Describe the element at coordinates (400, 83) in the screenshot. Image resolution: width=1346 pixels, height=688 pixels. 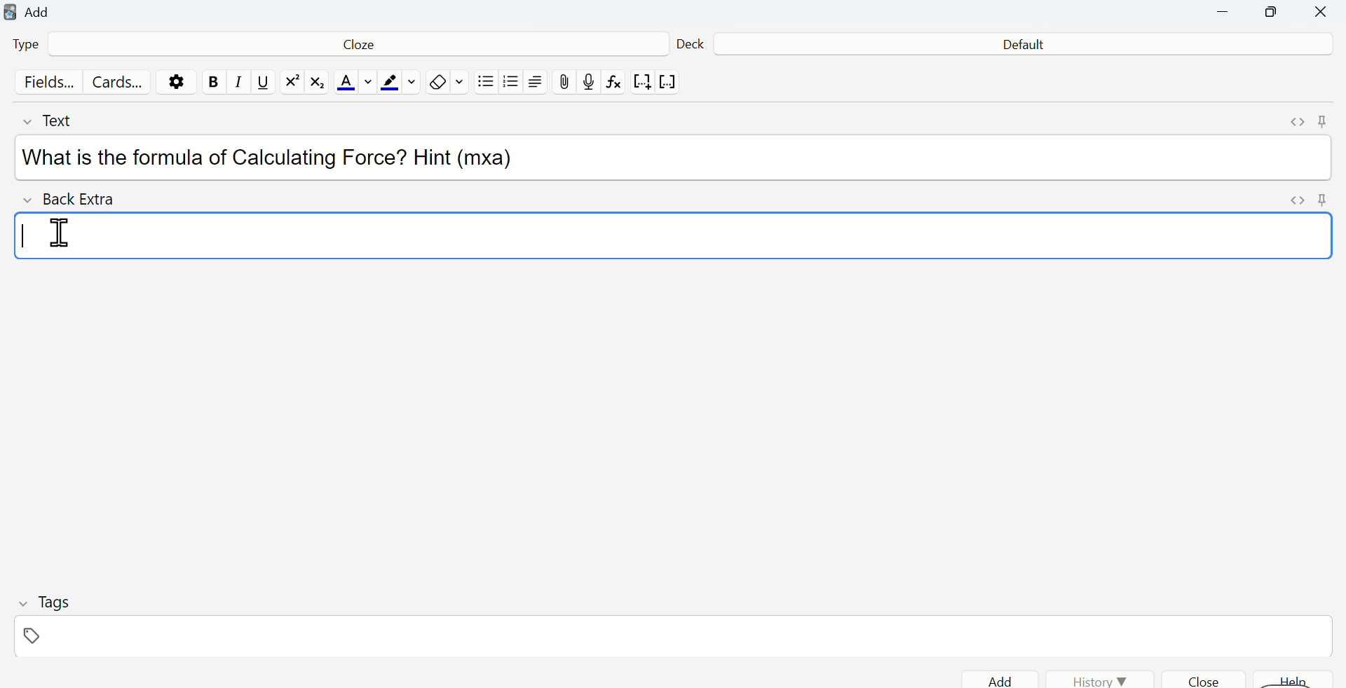
I see `Text highlight color` at that location.